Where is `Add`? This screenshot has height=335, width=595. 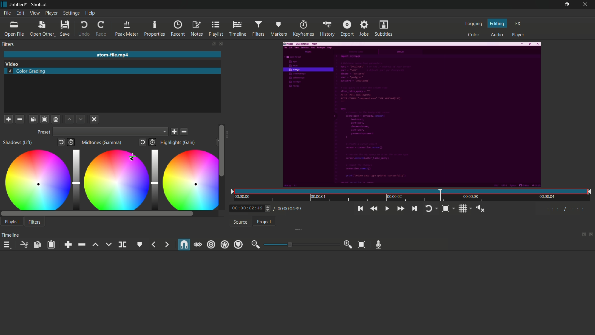 Add is located at coordinates (8, 119).